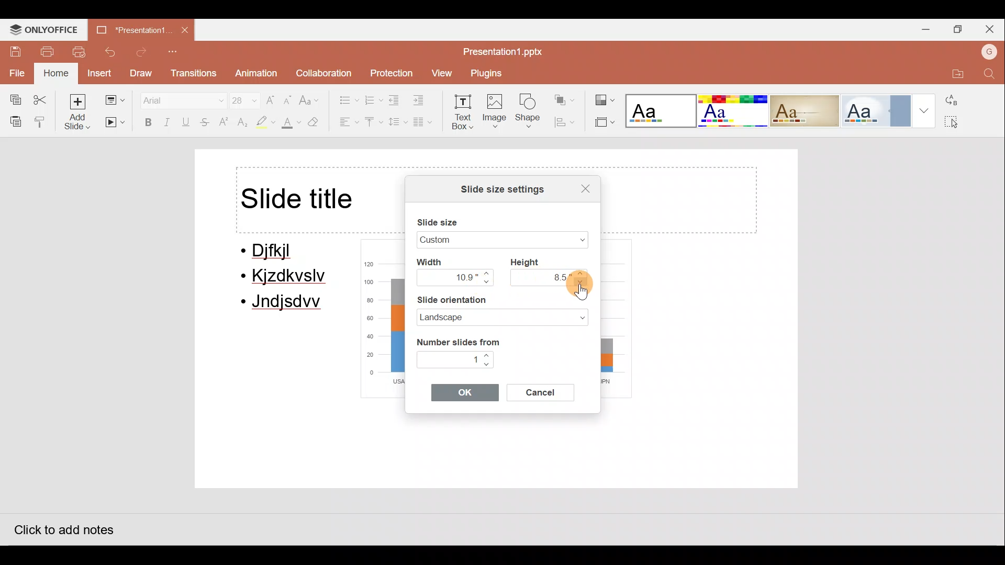  Describe the element at coordinates (811, 110) in the screenshot. I see `Theme 3` at that location.